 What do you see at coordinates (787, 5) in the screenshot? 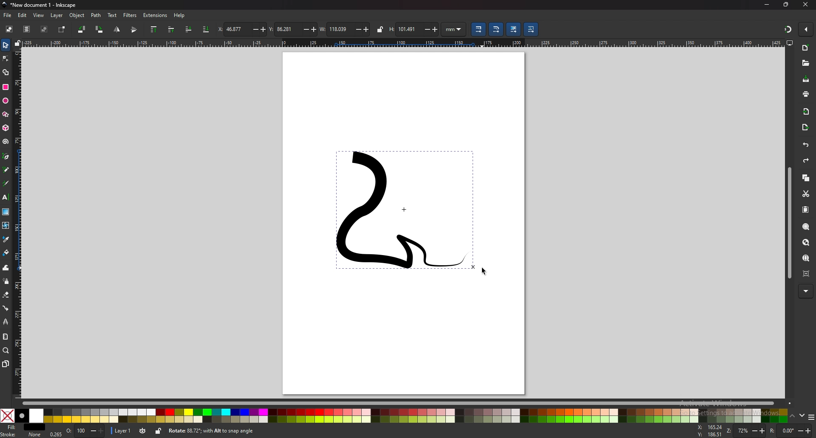
I see `resize` at bounding box center [787, 5].